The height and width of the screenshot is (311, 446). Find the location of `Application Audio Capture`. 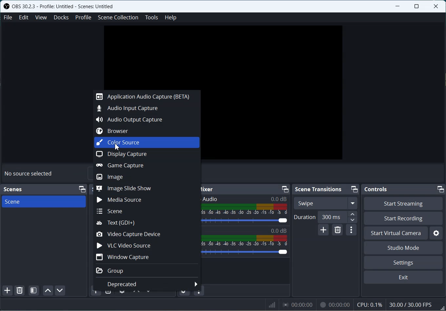

Application Audio Capture is located at coordinates (144, 96).